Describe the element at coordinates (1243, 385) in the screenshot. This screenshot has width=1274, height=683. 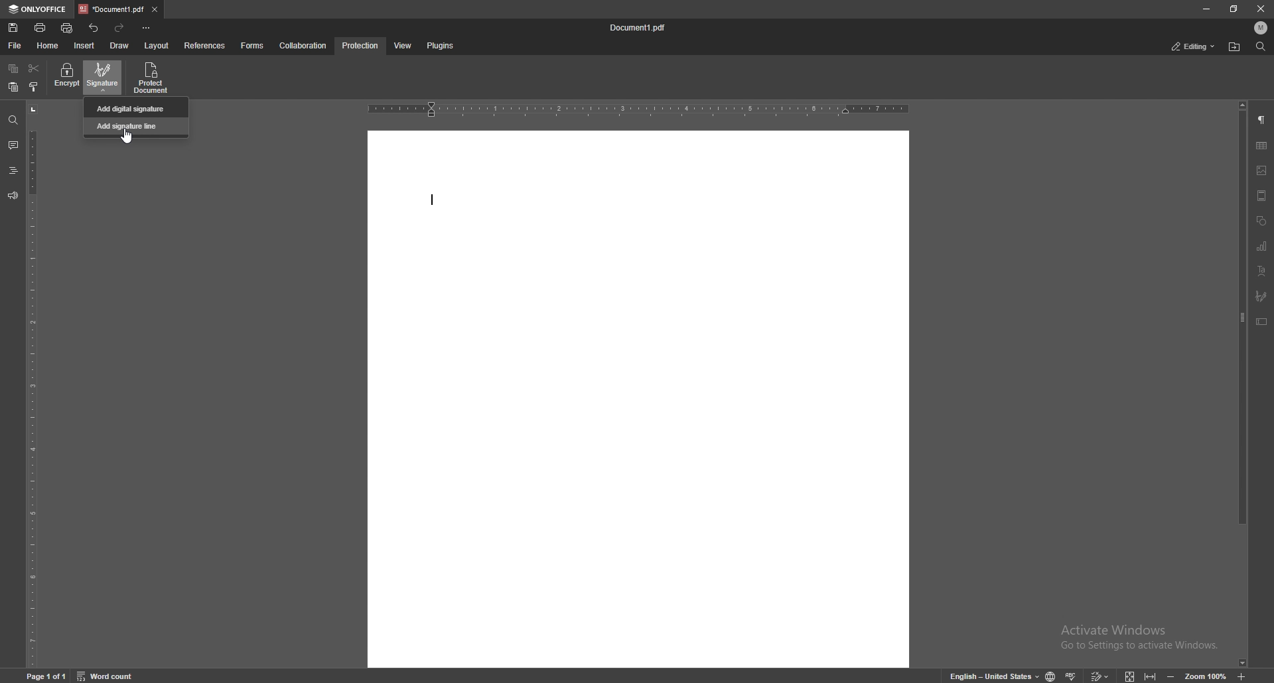
I see `scroll bar` at that location.